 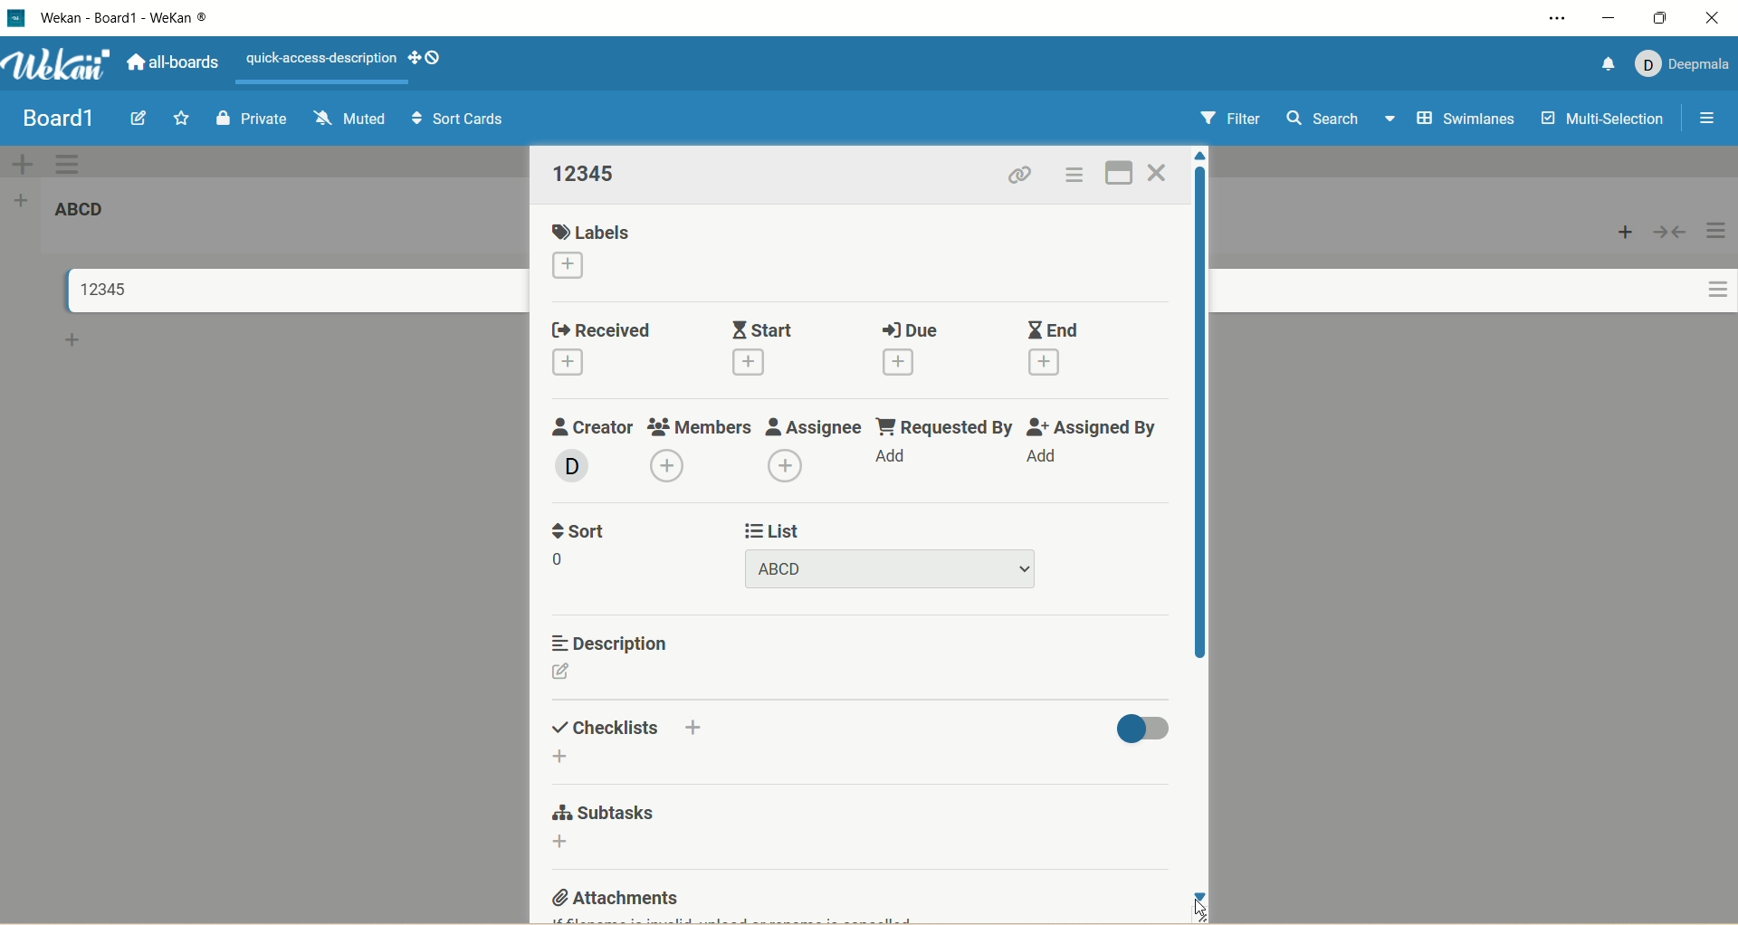 I want to click on logo, so click(x=14, y=19).